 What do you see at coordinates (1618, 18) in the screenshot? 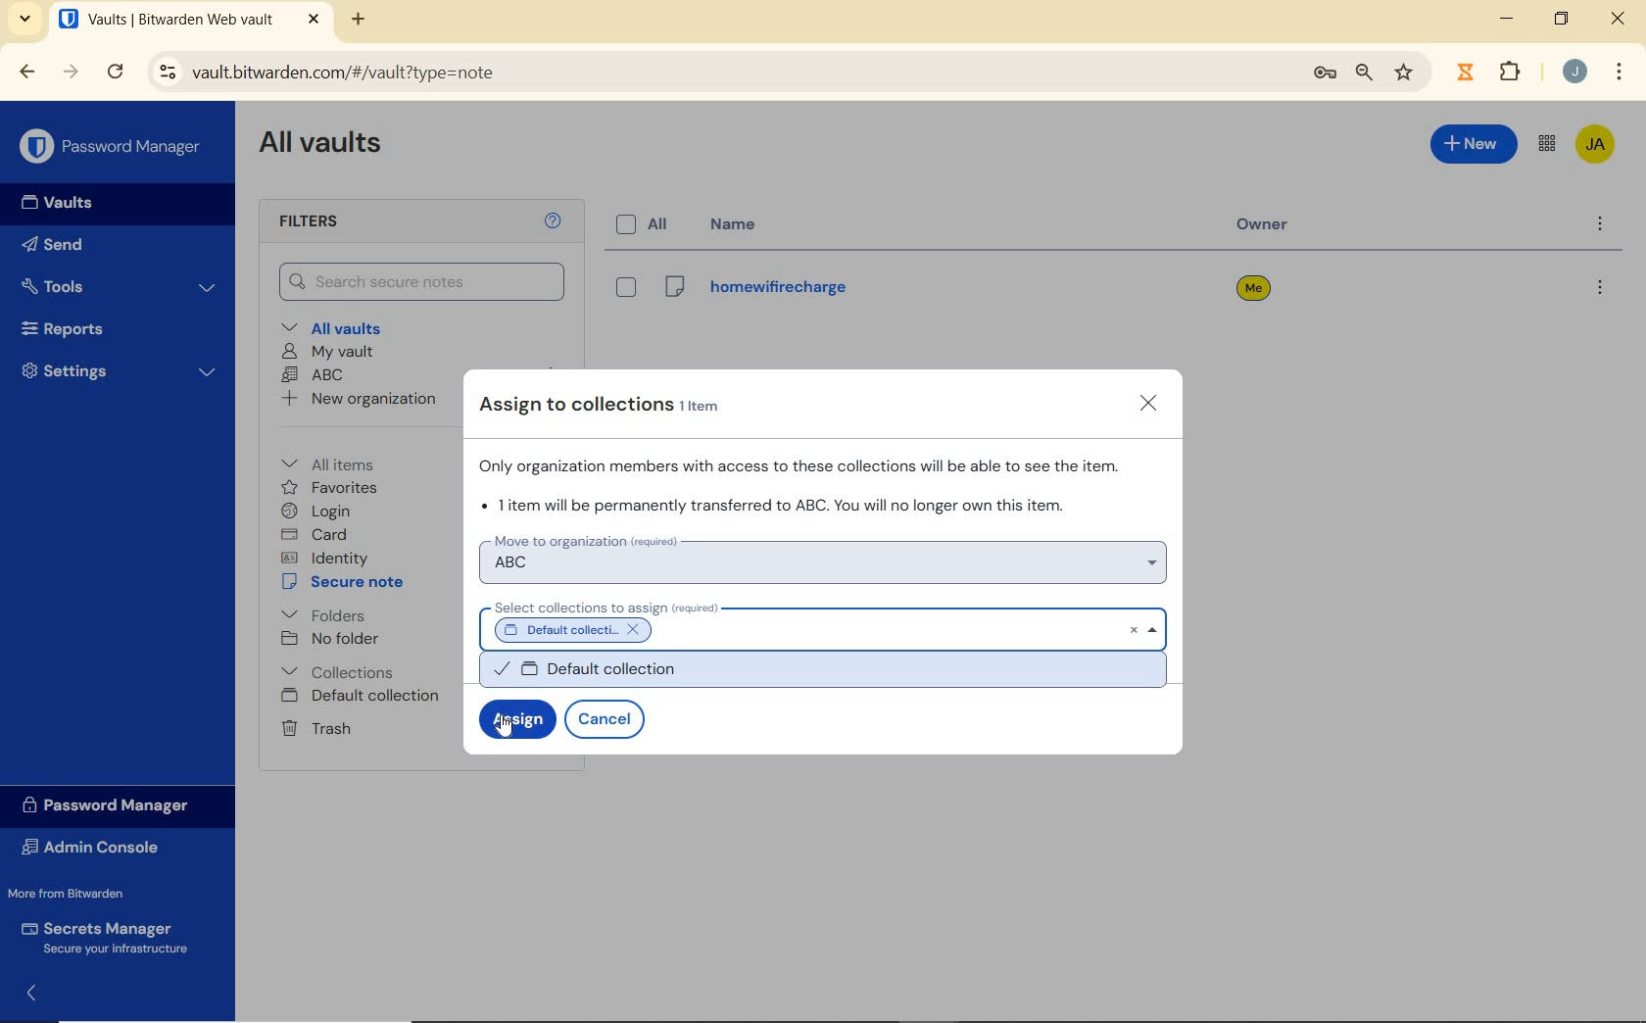
I see `close` at bounding box center [1618, 18].